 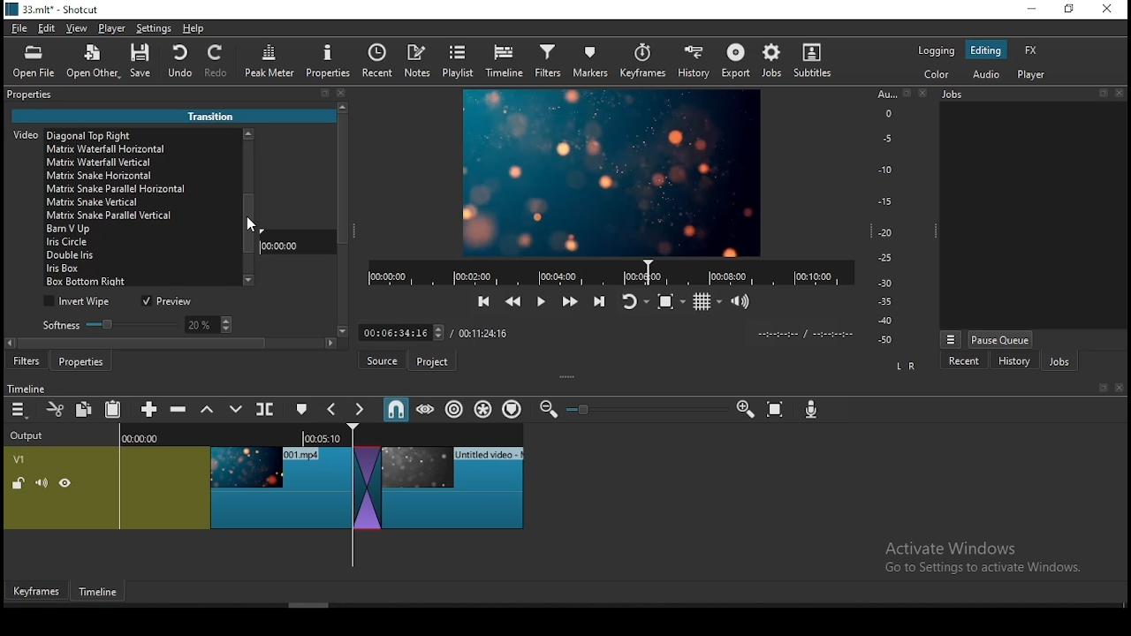 I want to click on transition option, so click(x=141, y=282).